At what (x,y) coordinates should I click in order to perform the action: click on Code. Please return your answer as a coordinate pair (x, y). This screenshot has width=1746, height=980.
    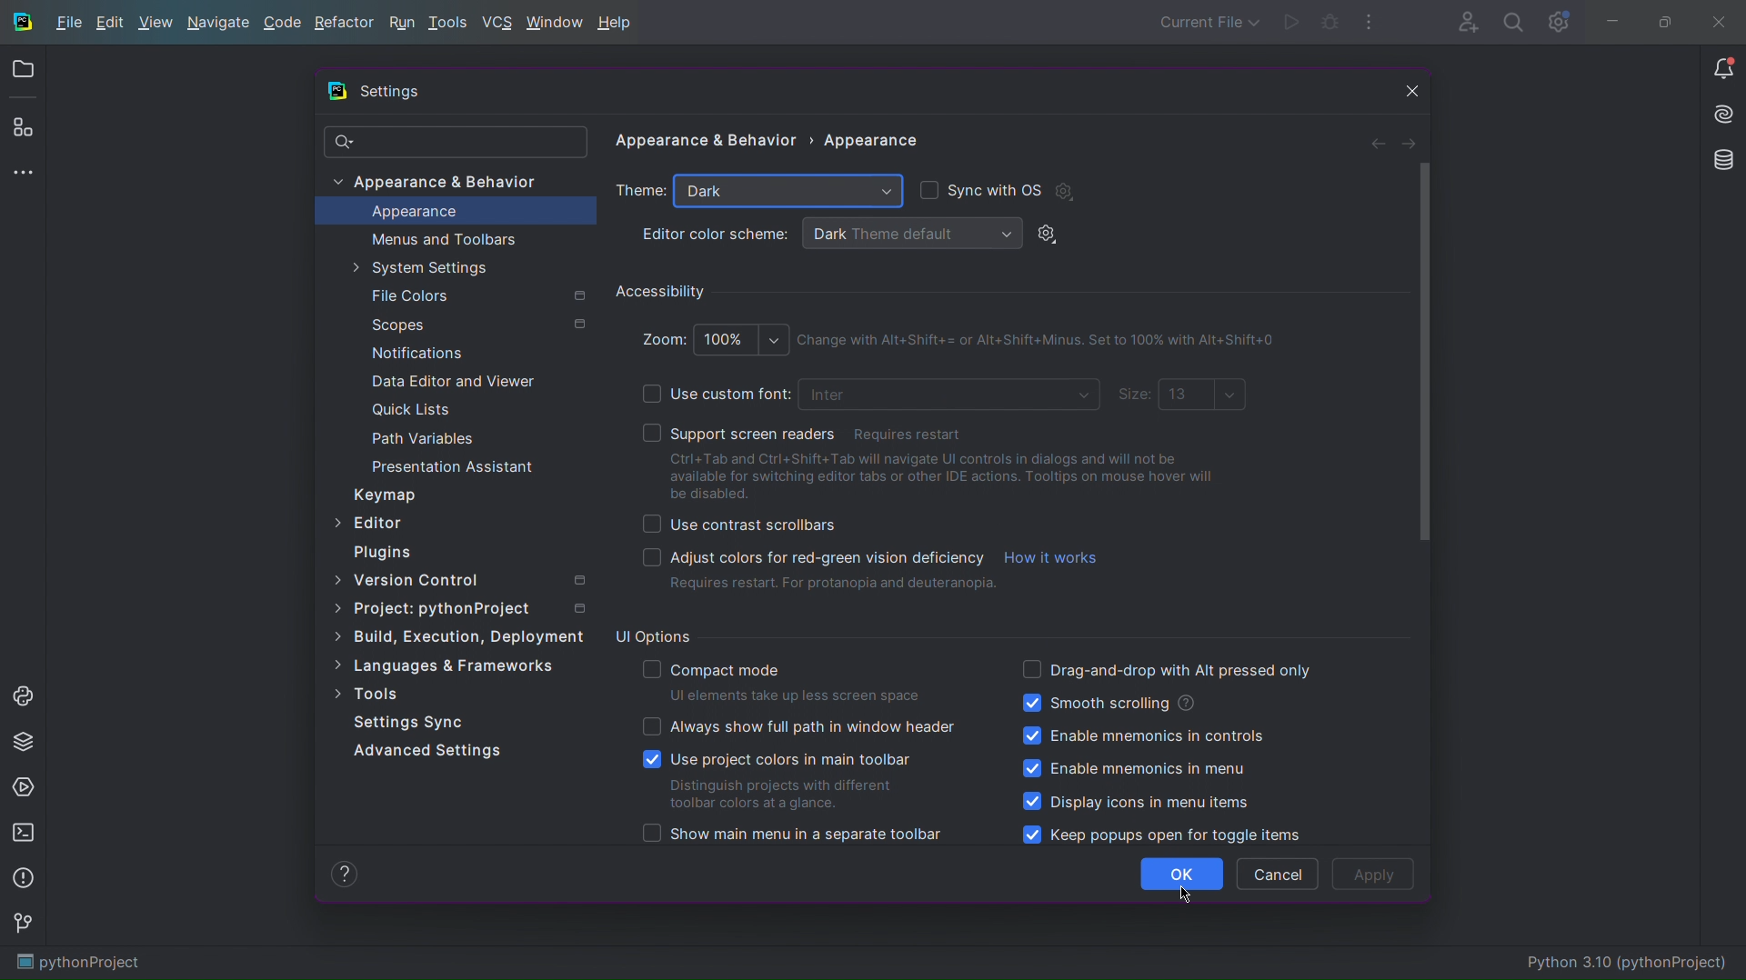
    Looking at the image, I should click on (284, 22).